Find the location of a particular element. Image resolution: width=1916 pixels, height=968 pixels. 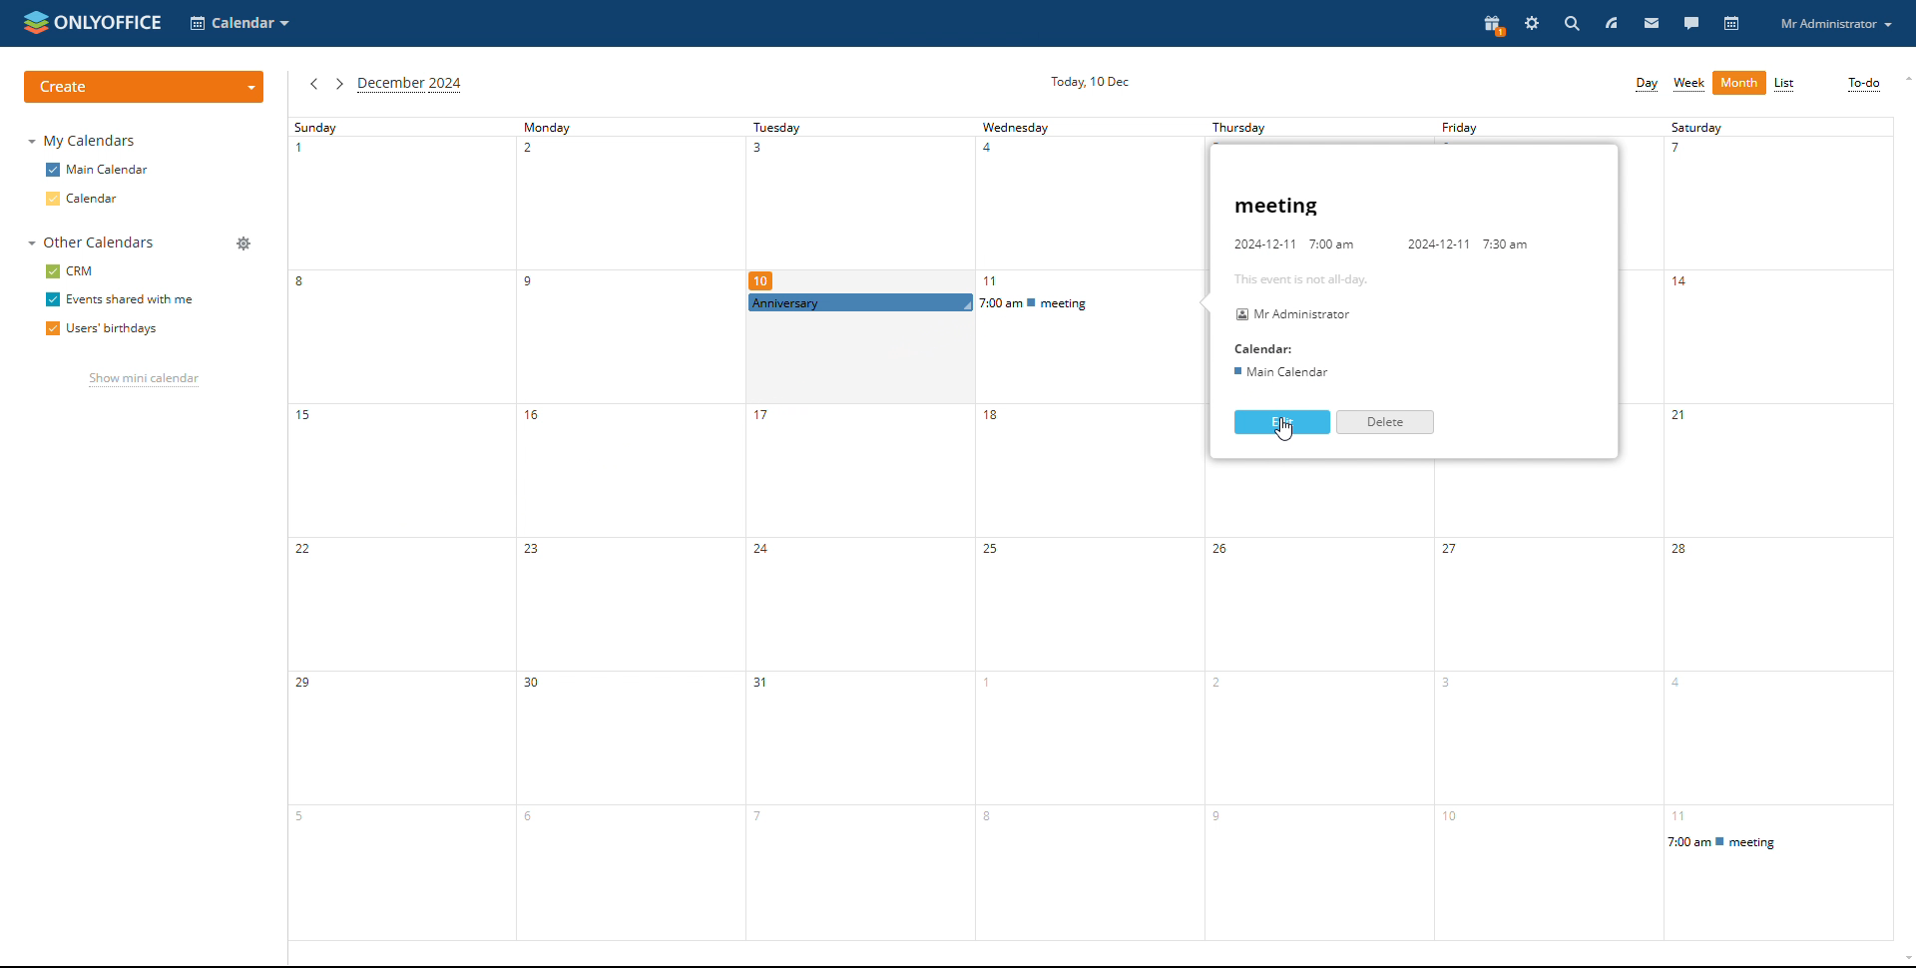

edit is located at coordinates (1281, 422).